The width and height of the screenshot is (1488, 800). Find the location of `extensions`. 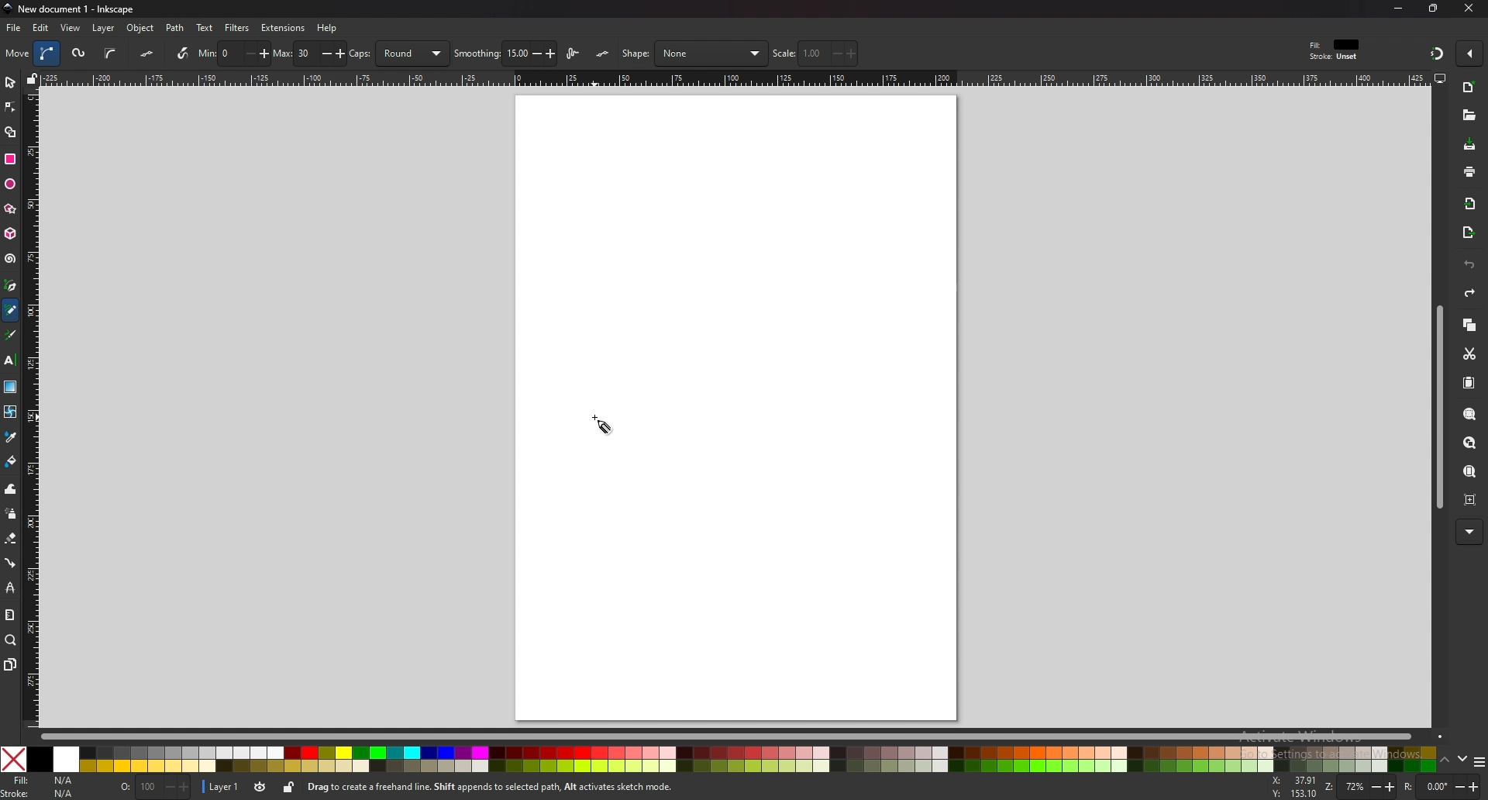

extensions is located at coordinates (284, 28).